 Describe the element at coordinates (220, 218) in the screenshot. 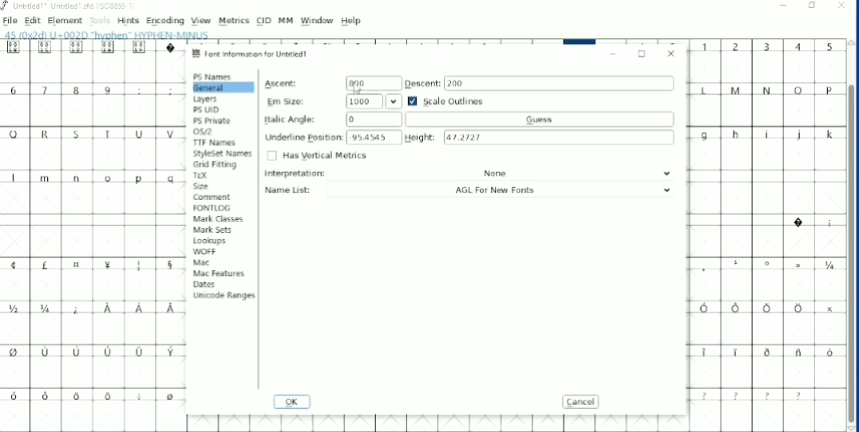

I see `Mark Classes` at that location.